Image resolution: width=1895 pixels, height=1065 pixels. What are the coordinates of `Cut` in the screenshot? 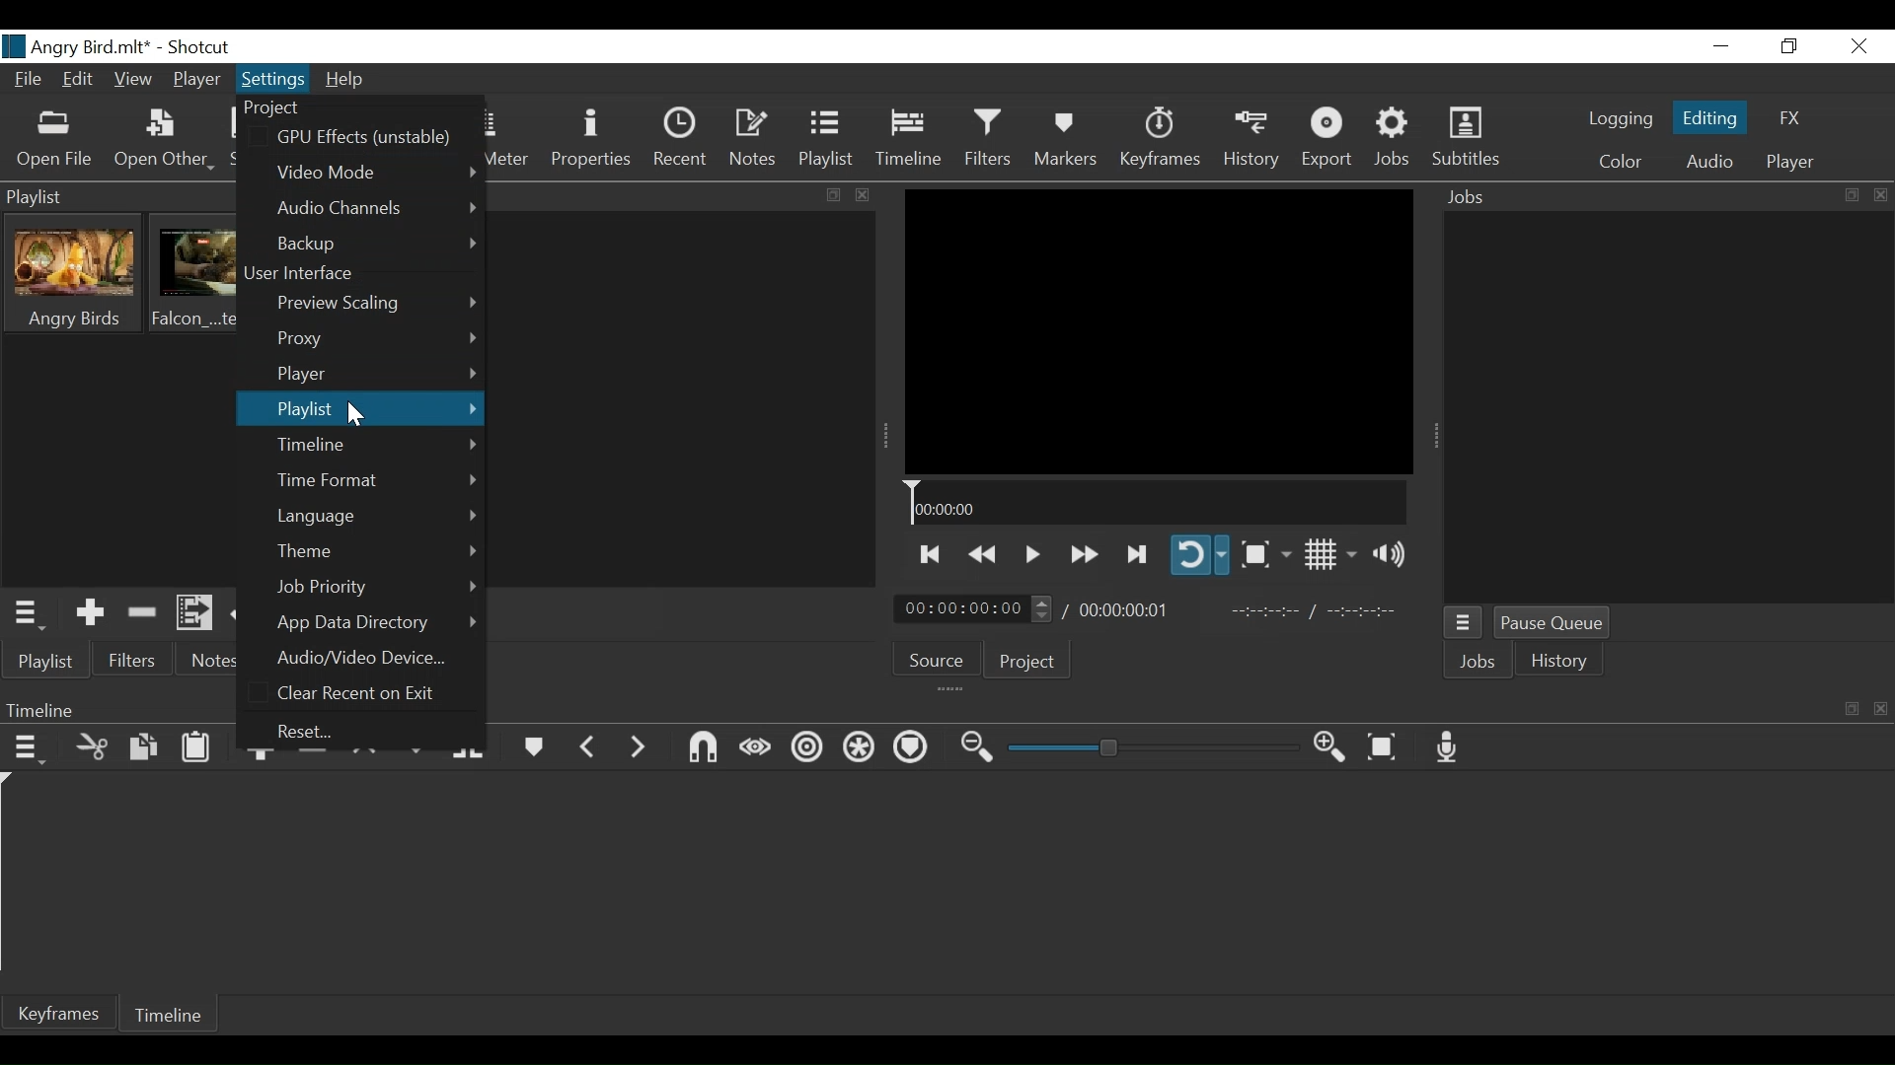 It's located at (92, 749).